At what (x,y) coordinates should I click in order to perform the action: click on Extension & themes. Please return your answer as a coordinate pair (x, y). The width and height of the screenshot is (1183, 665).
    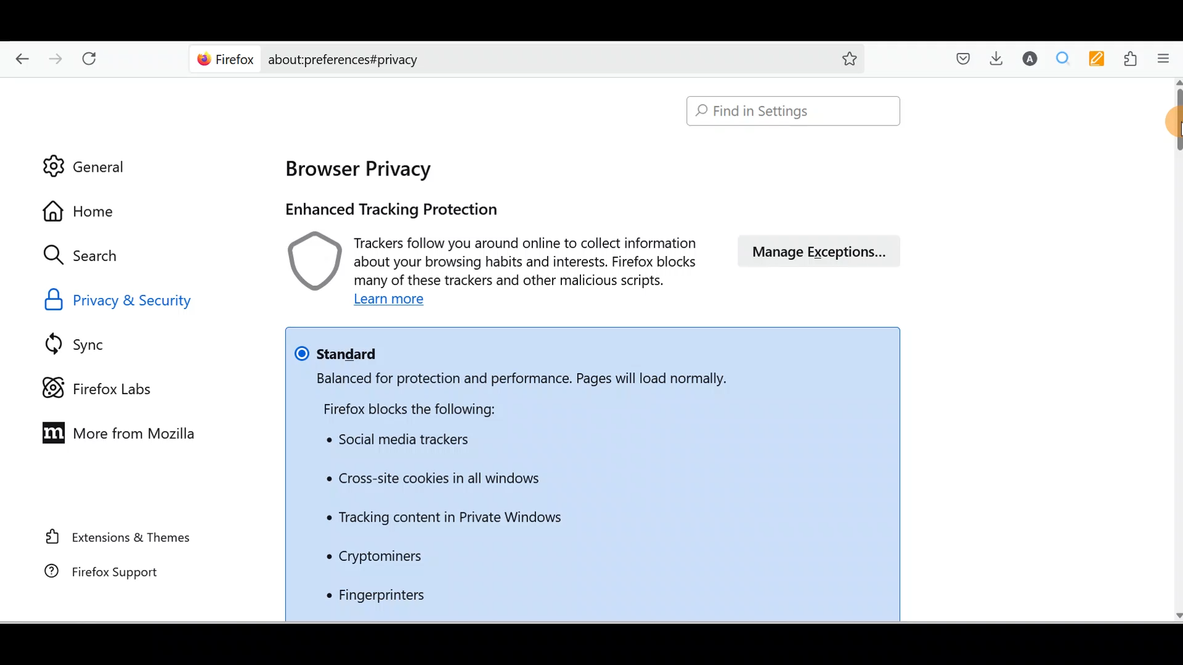
    Looking at the image, I should click on (116, 539).